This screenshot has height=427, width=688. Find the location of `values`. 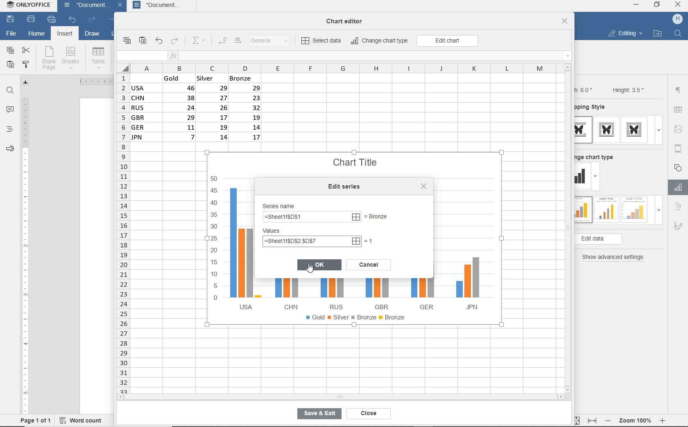

values is located at coordinates (280, 231).